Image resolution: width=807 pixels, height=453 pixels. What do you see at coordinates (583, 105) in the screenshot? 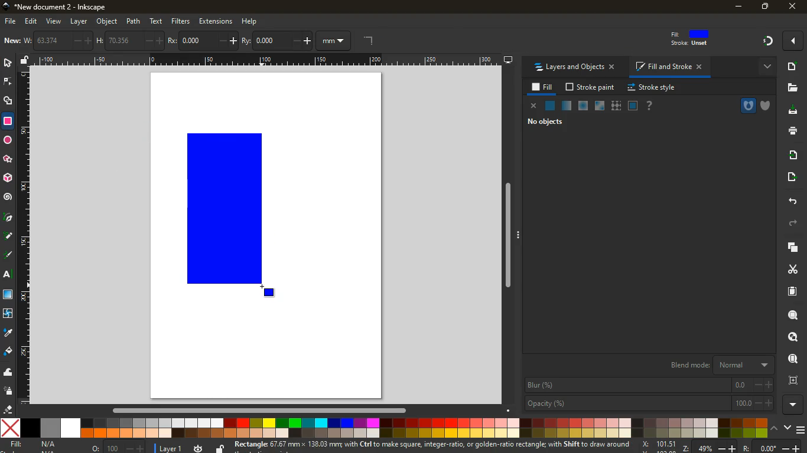
I see `ice` at bounding box center [583, 105].